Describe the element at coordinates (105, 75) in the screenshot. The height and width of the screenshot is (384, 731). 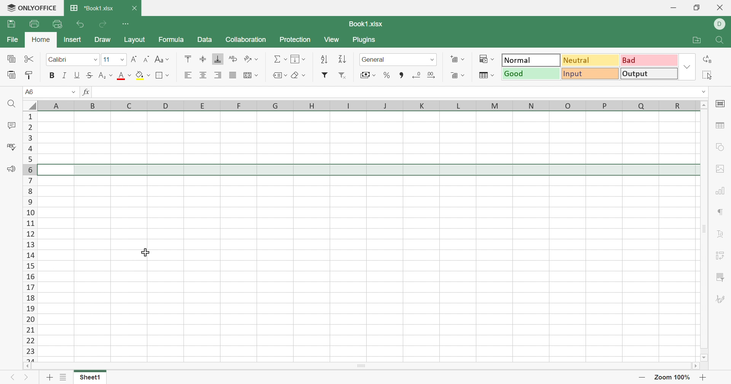
I see `Subscript/ Superscript` at that location.